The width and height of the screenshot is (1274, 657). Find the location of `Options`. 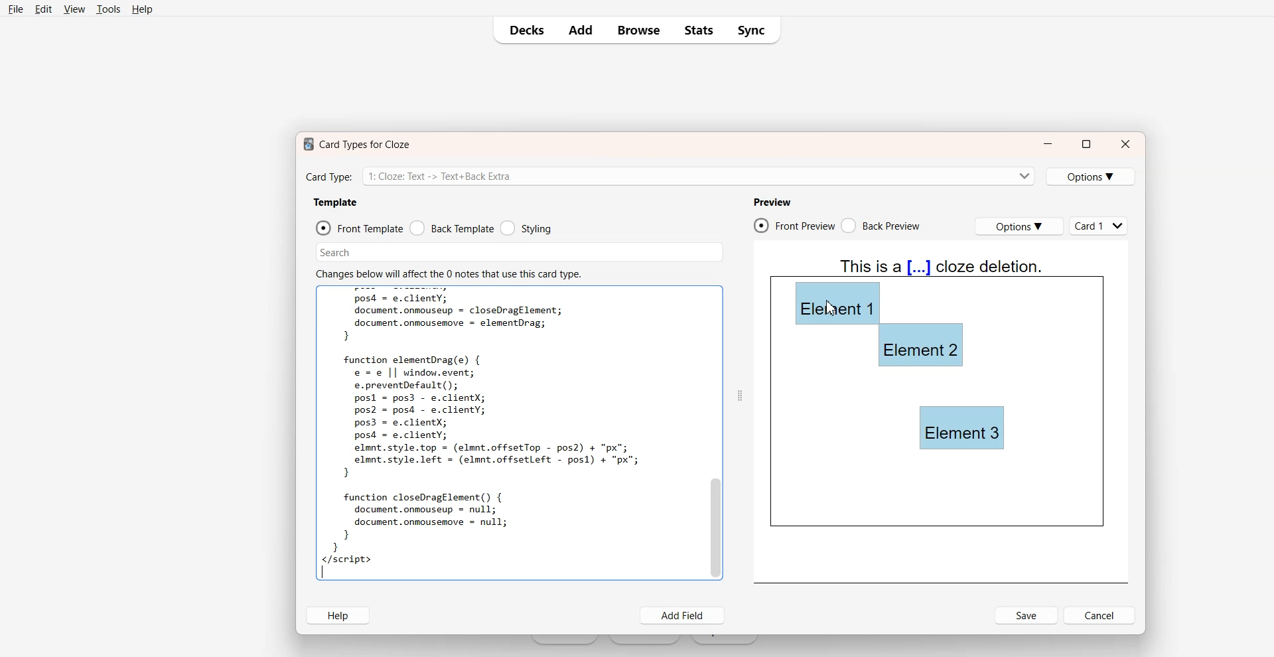

Options is located at coordinates (1092, 177).